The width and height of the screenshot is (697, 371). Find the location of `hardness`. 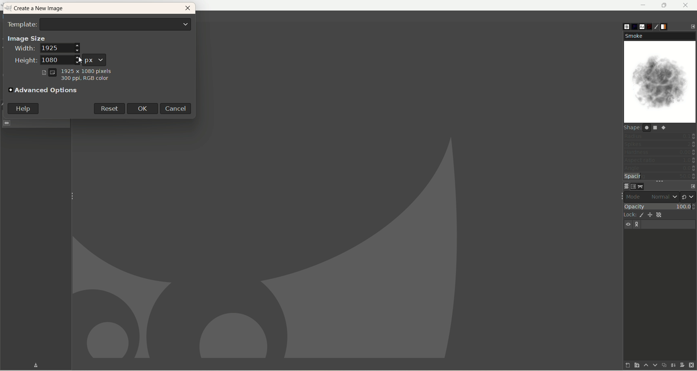

hardness is located at coordinates (660, 153).